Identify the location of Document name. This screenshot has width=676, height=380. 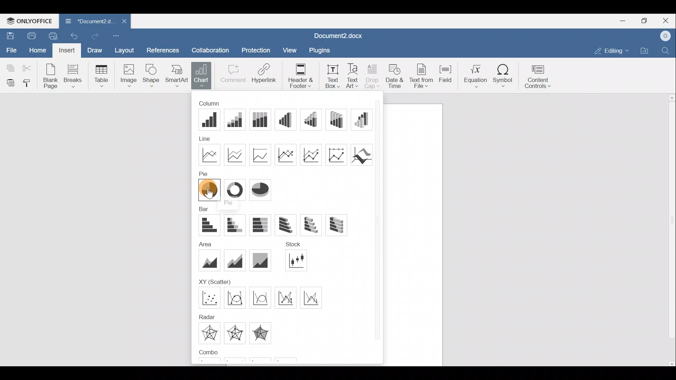
(343, 35).